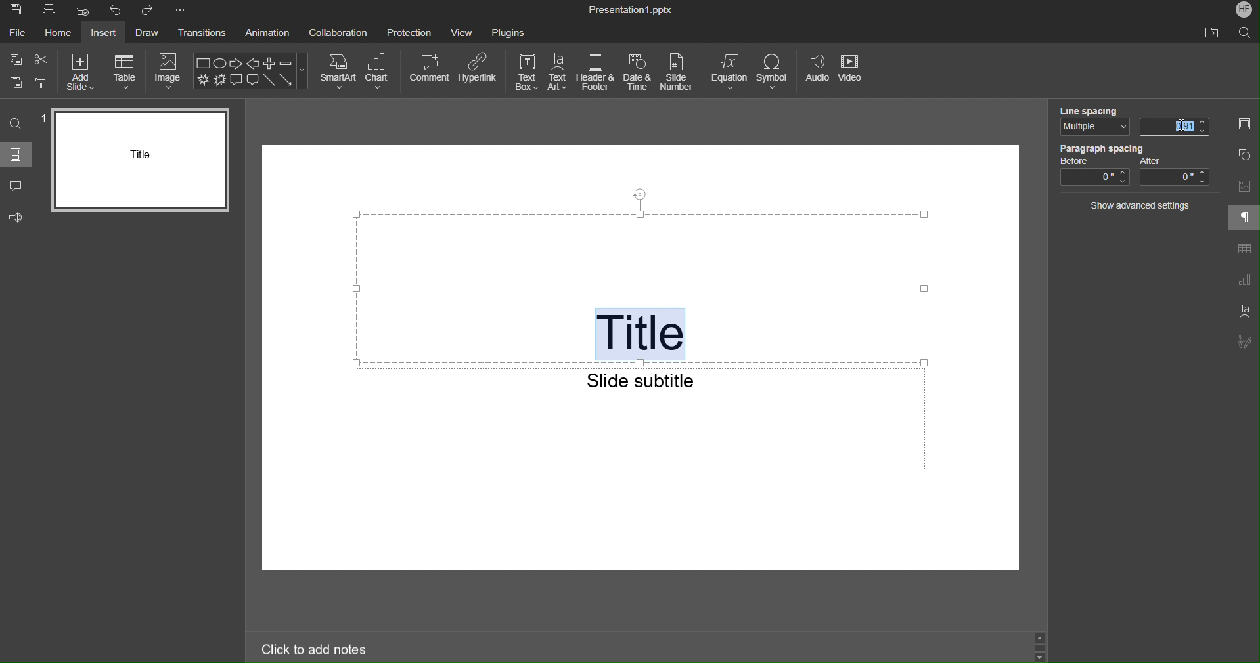 Image resolution: width=1260 pixels, height=663 pixels. Describe the element at coordinates (150, 11) in the screenshot. I see `Redo` at that location.